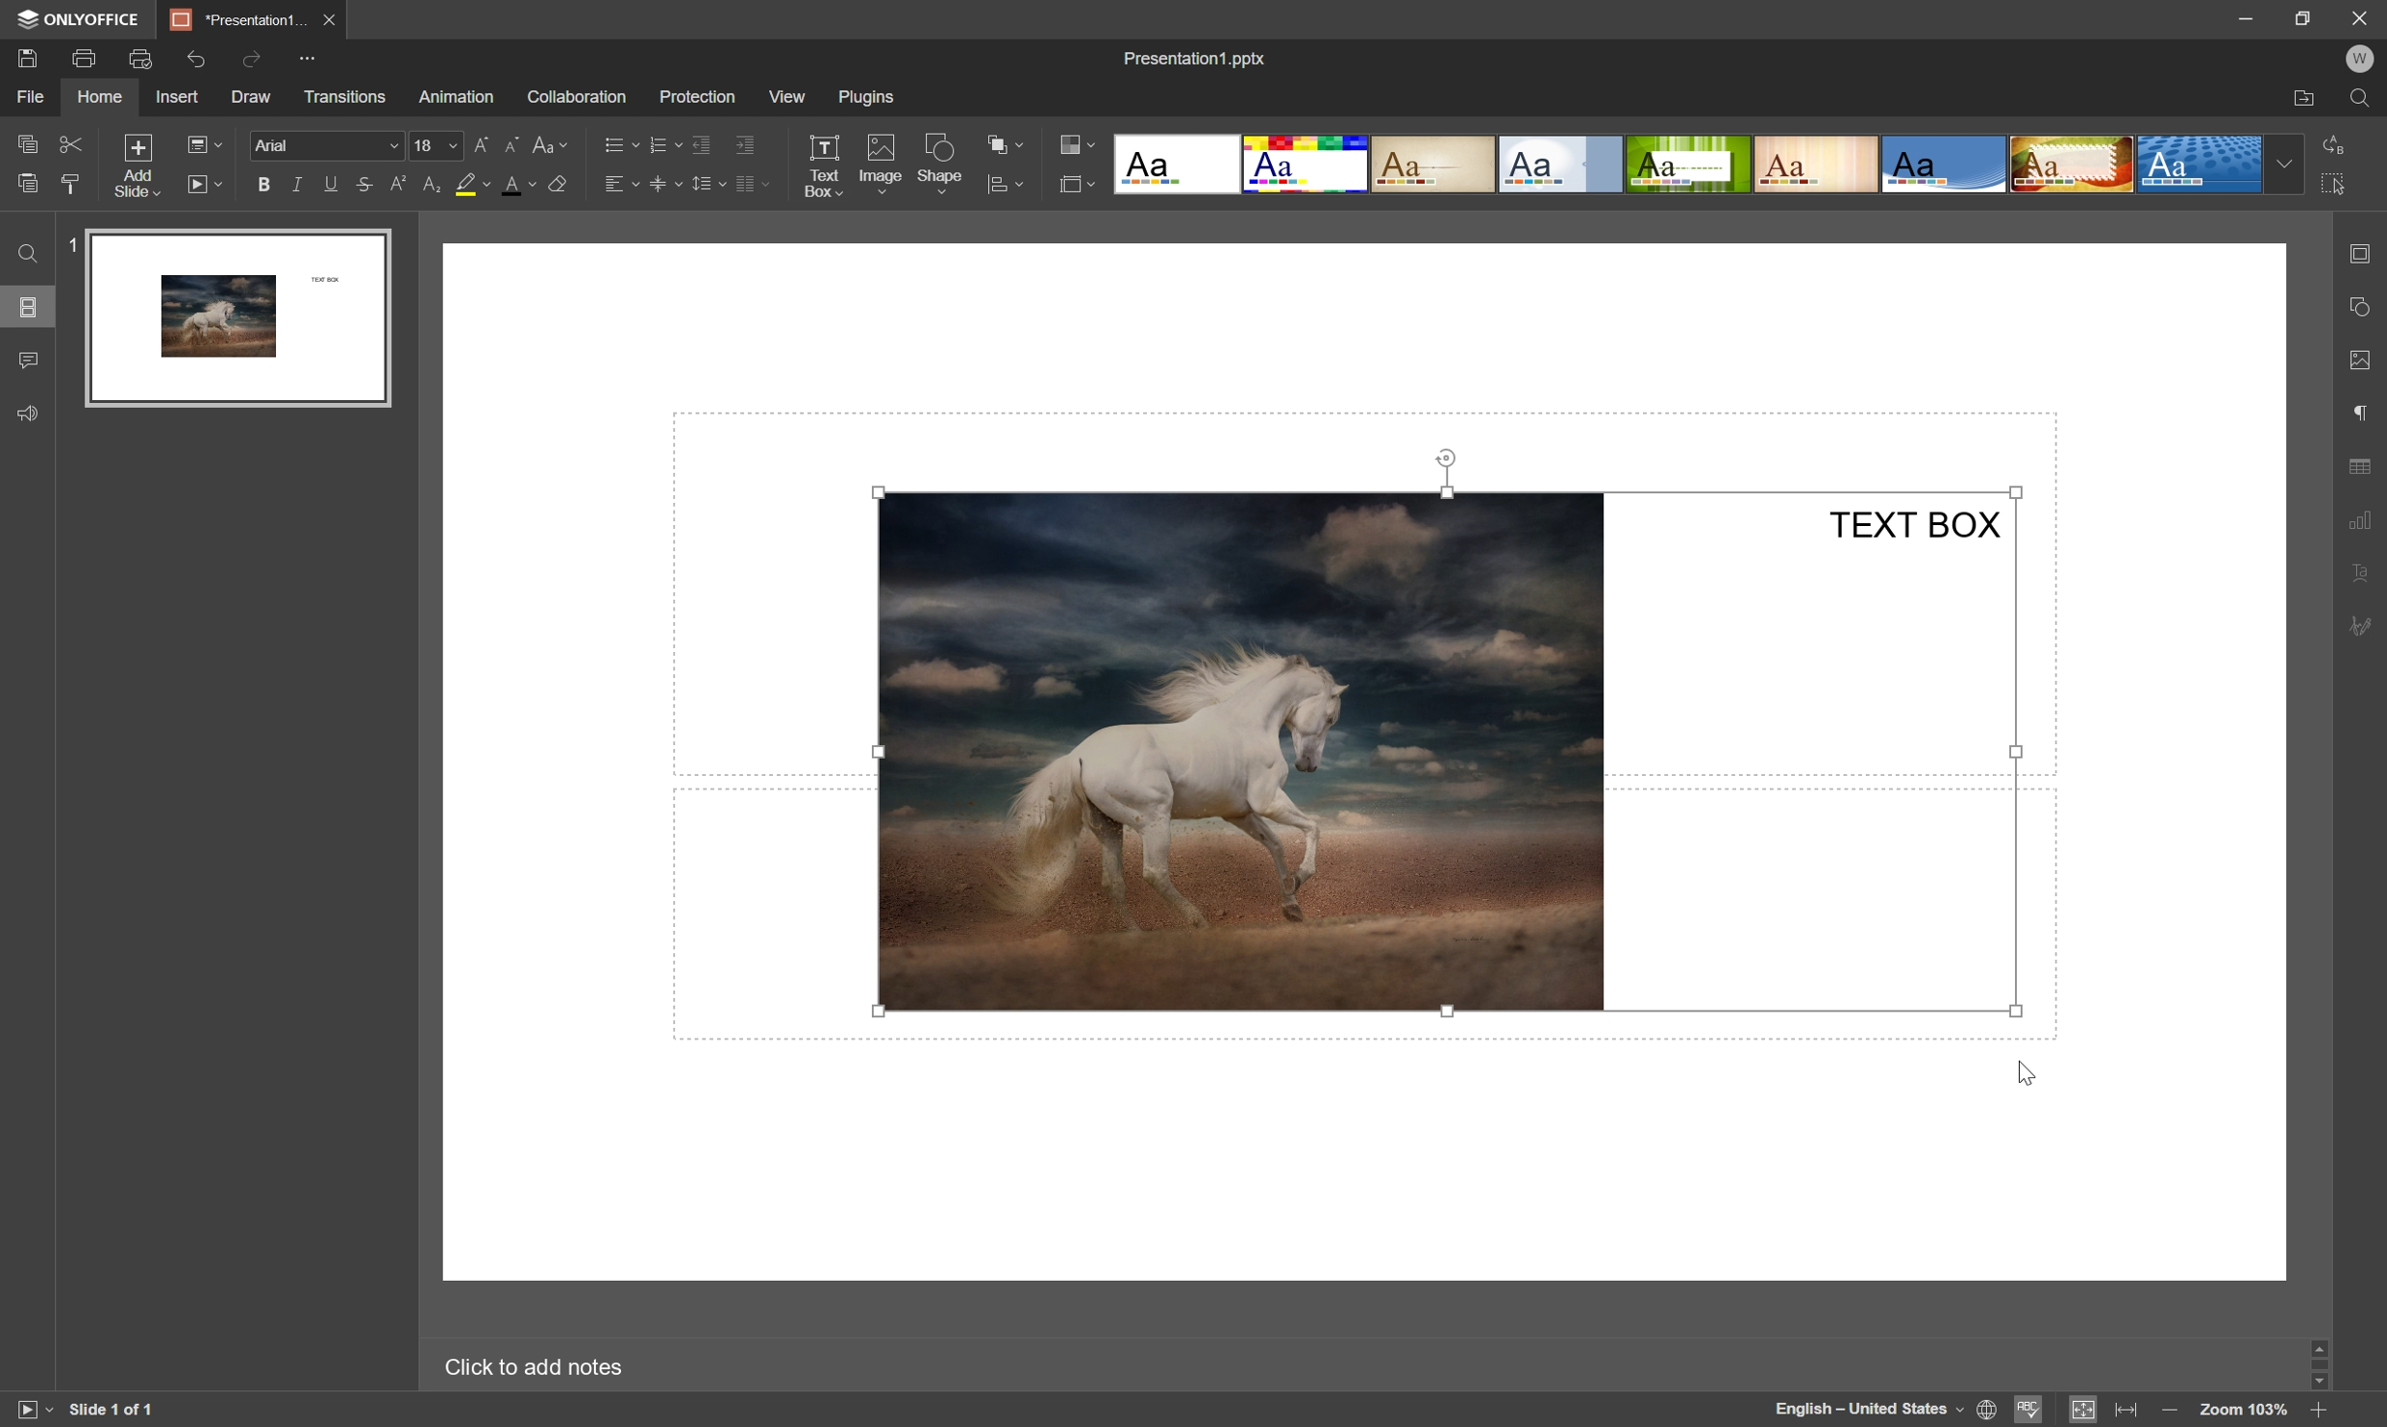  What do you see at coordinates (2030, 1411) in the screenshot?
I see `spell checking` at bounding box center [2030, 1411].